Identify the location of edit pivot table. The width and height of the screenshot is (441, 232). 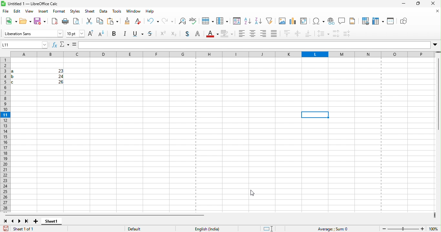
(305, 21).